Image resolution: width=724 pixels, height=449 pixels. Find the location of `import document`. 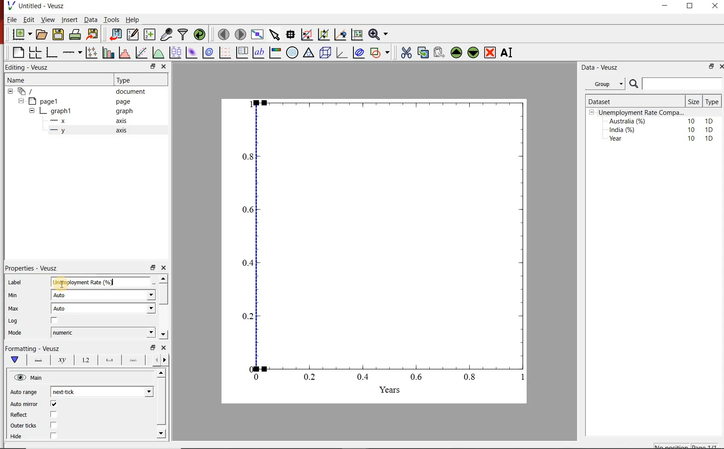

import document is located at coordinates (116, 34).